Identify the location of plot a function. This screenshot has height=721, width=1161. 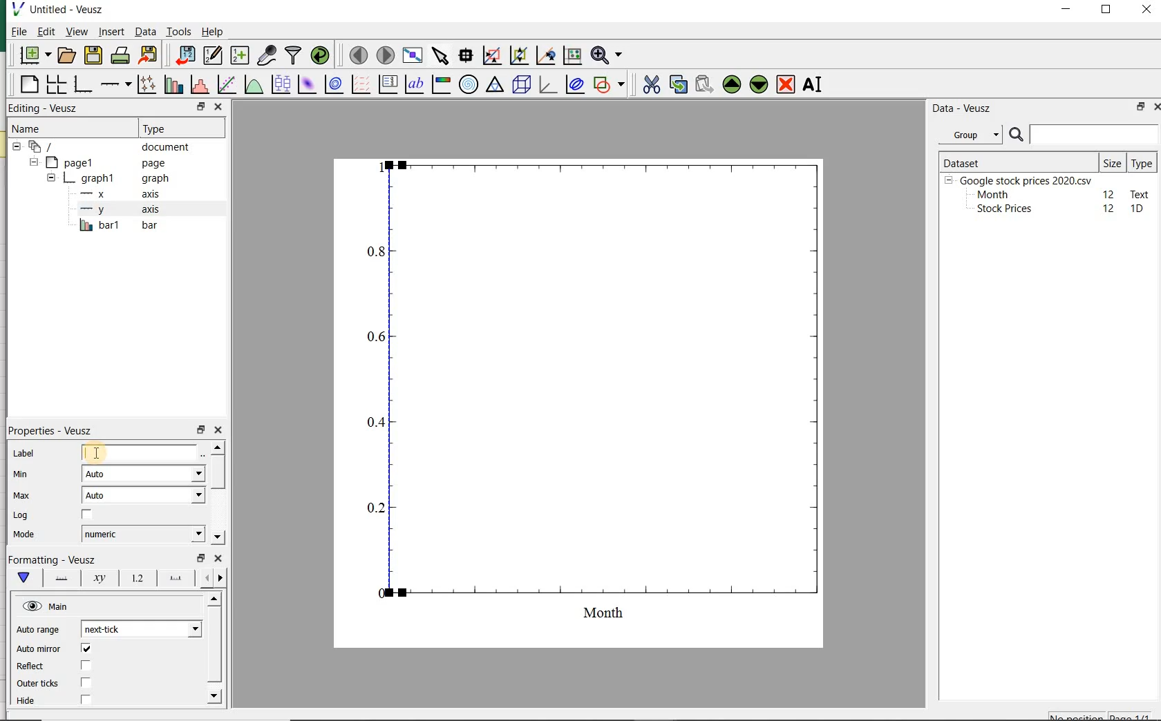
(252, 86).